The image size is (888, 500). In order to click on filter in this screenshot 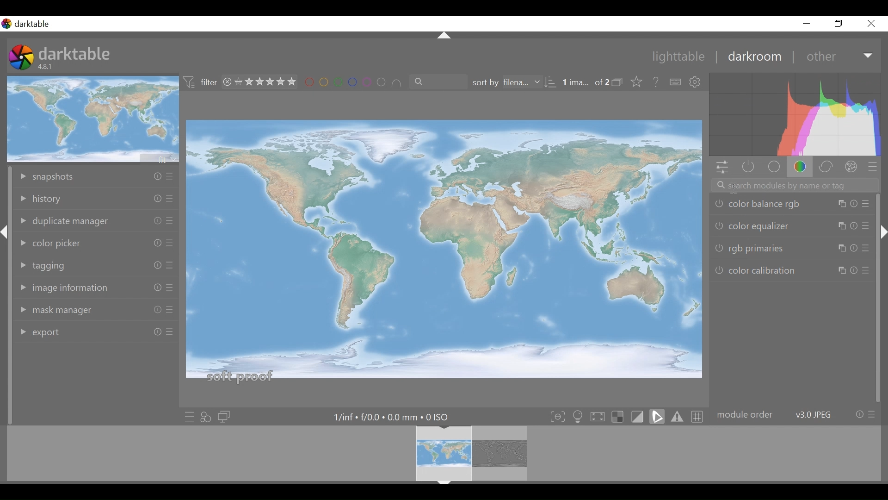, I will do `click(209, 81)`.